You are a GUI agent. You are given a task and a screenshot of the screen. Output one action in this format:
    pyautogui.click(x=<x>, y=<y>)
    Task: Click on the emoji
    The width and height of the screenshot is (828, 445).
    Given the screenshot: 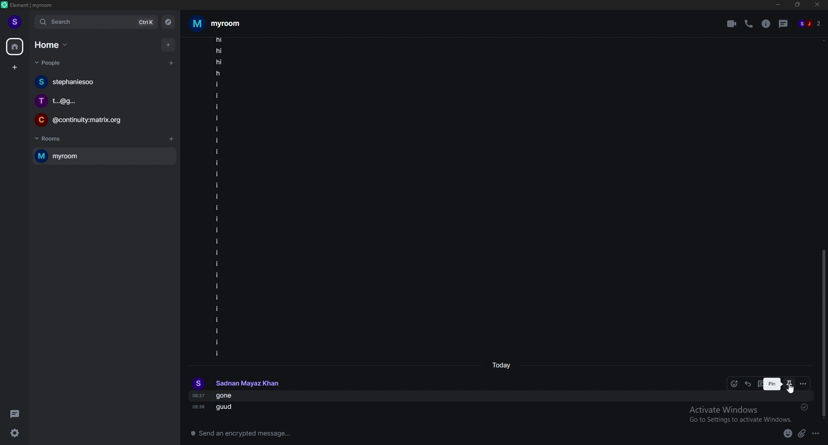 What is the action you would take?
    pyautogui.click(x=788, y=434)
    